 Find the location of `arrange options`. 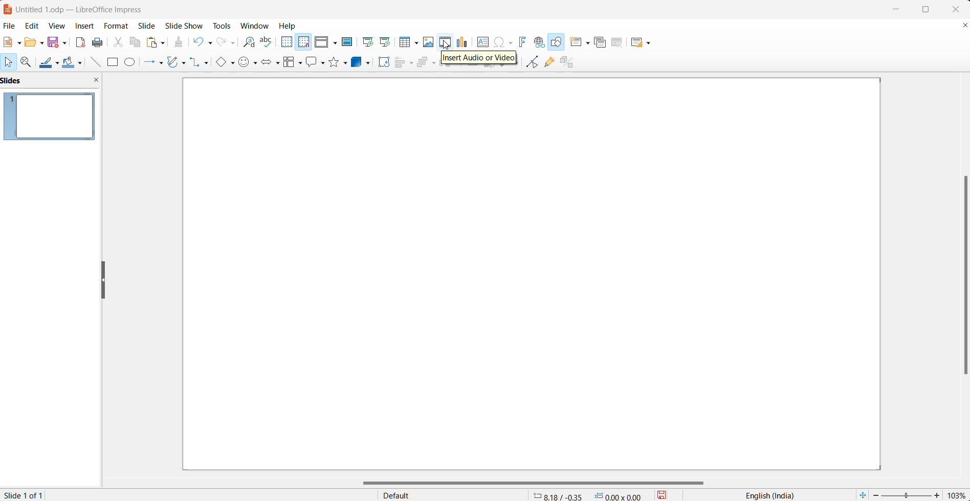

arrange options is located at coordinates (437, 64).